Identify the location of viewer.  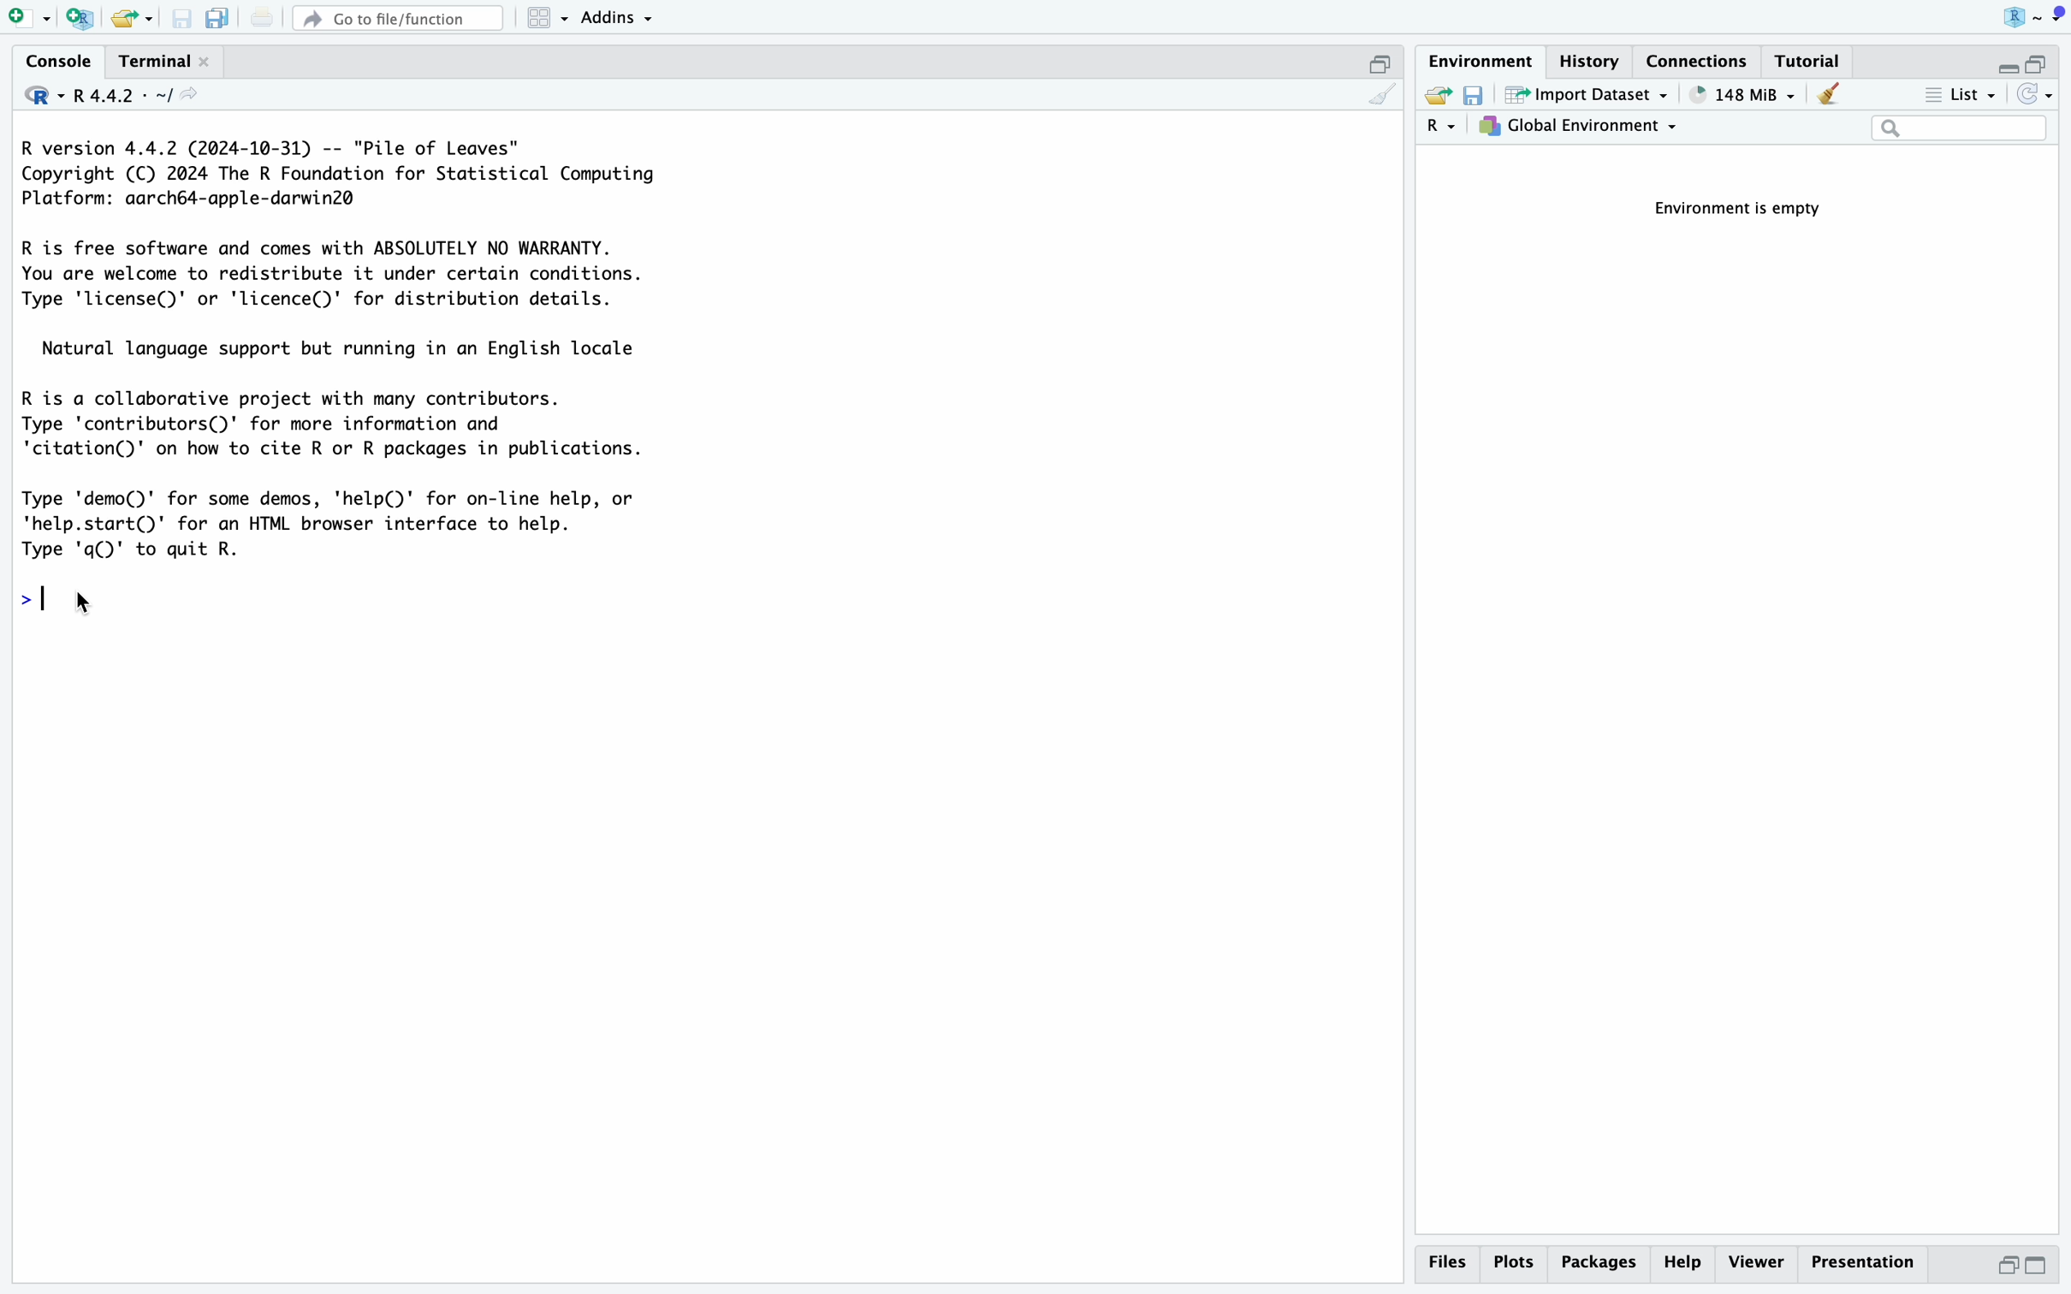
(1755, 1263).